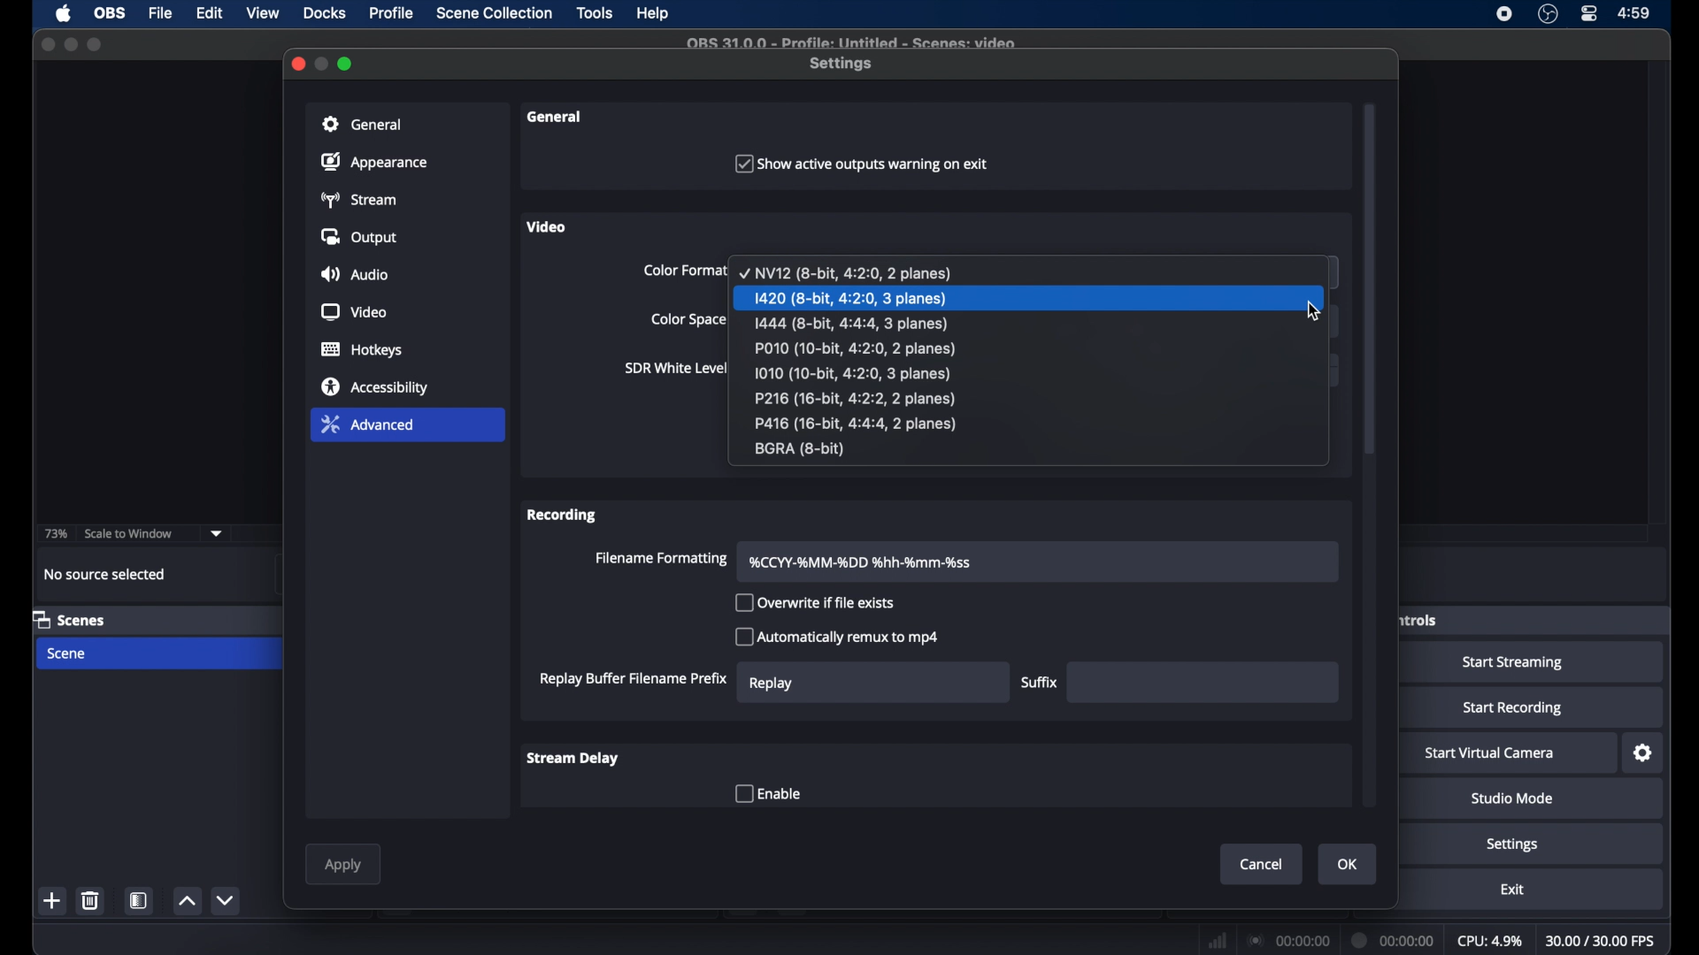  I want to click on audio, so click(357, 274).